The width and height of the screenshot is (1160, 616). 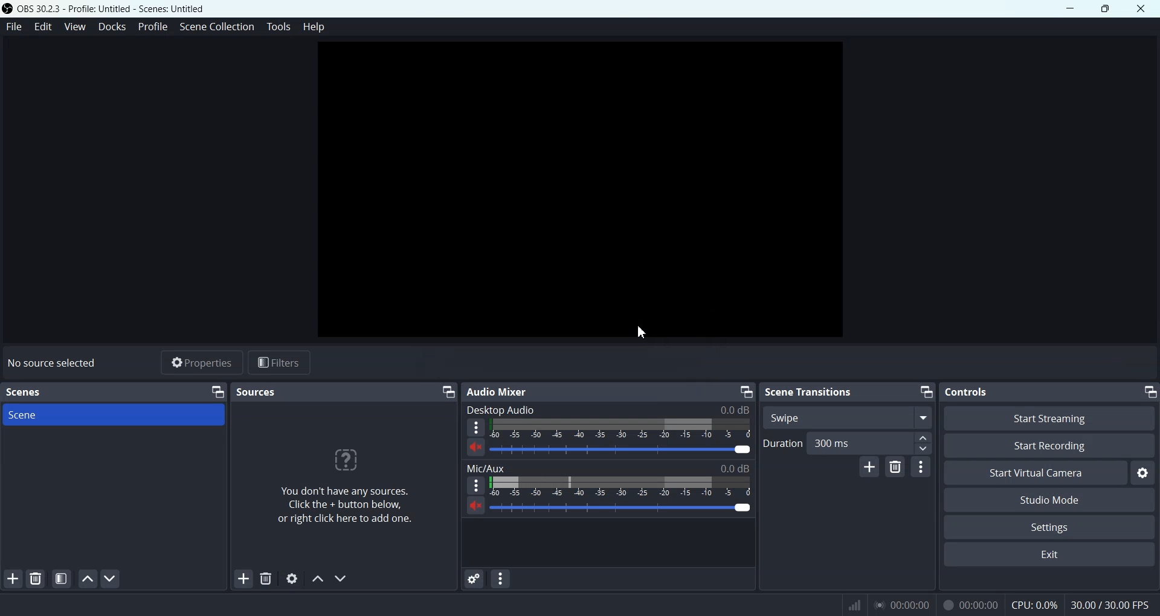 What do you see at coordinates (968, 603) in the screenshot?
I see `00:00:00` at bounding box center [968, 603].